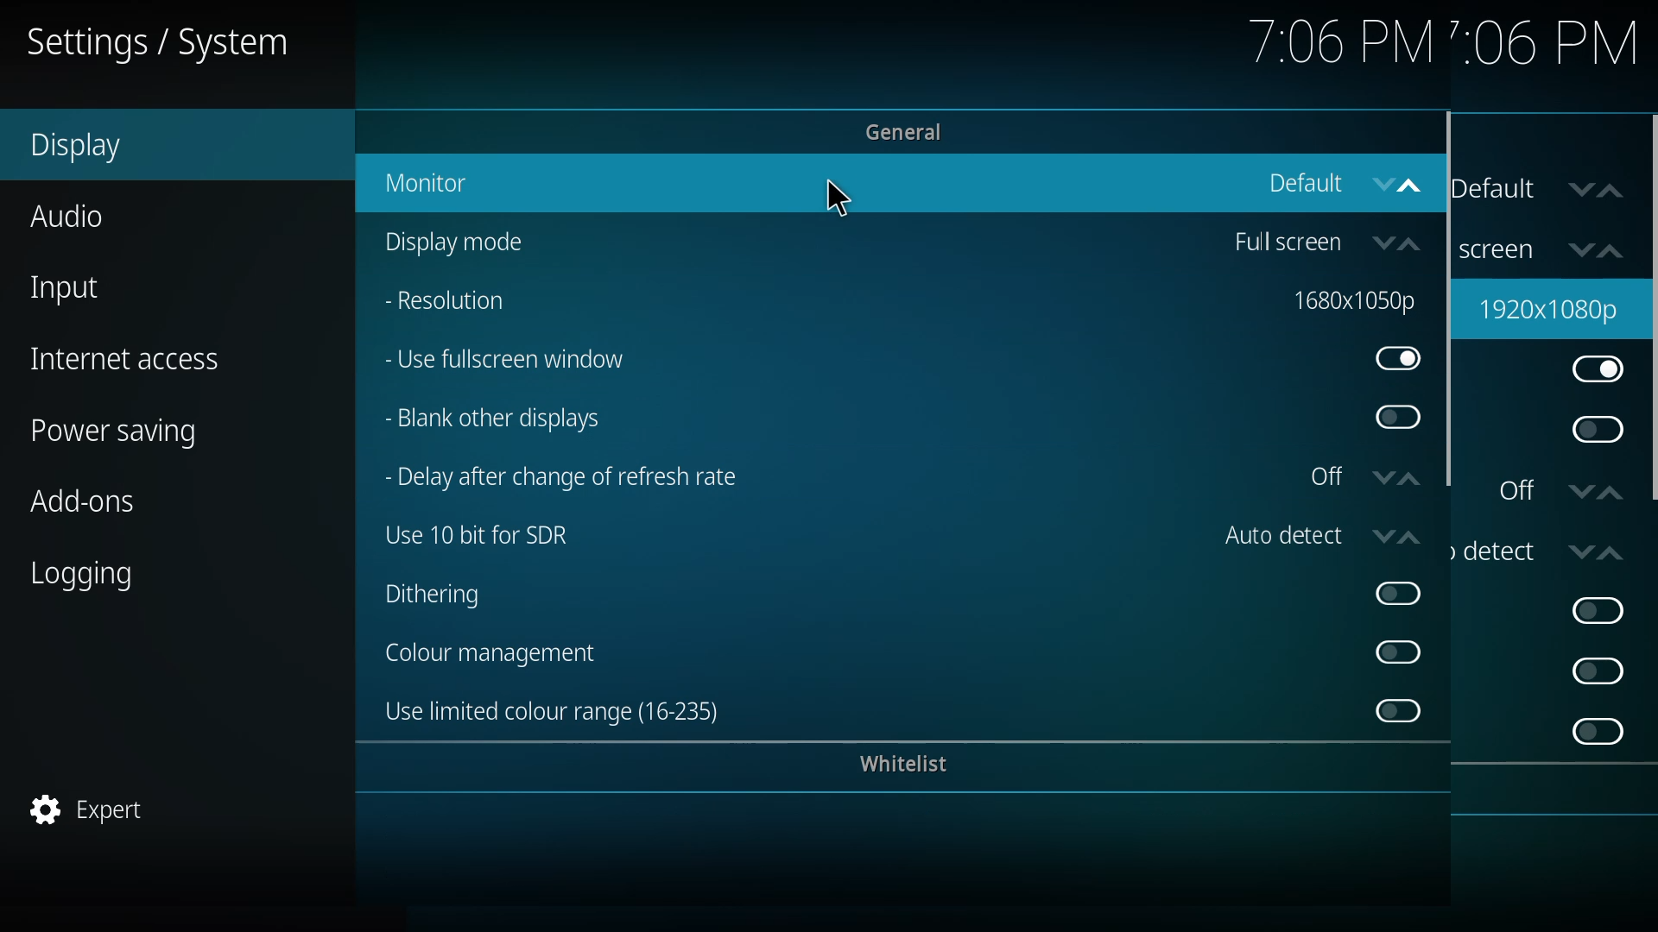 This screenshot has height=932, width=1658. I want to click on expert, so click(112, 809).